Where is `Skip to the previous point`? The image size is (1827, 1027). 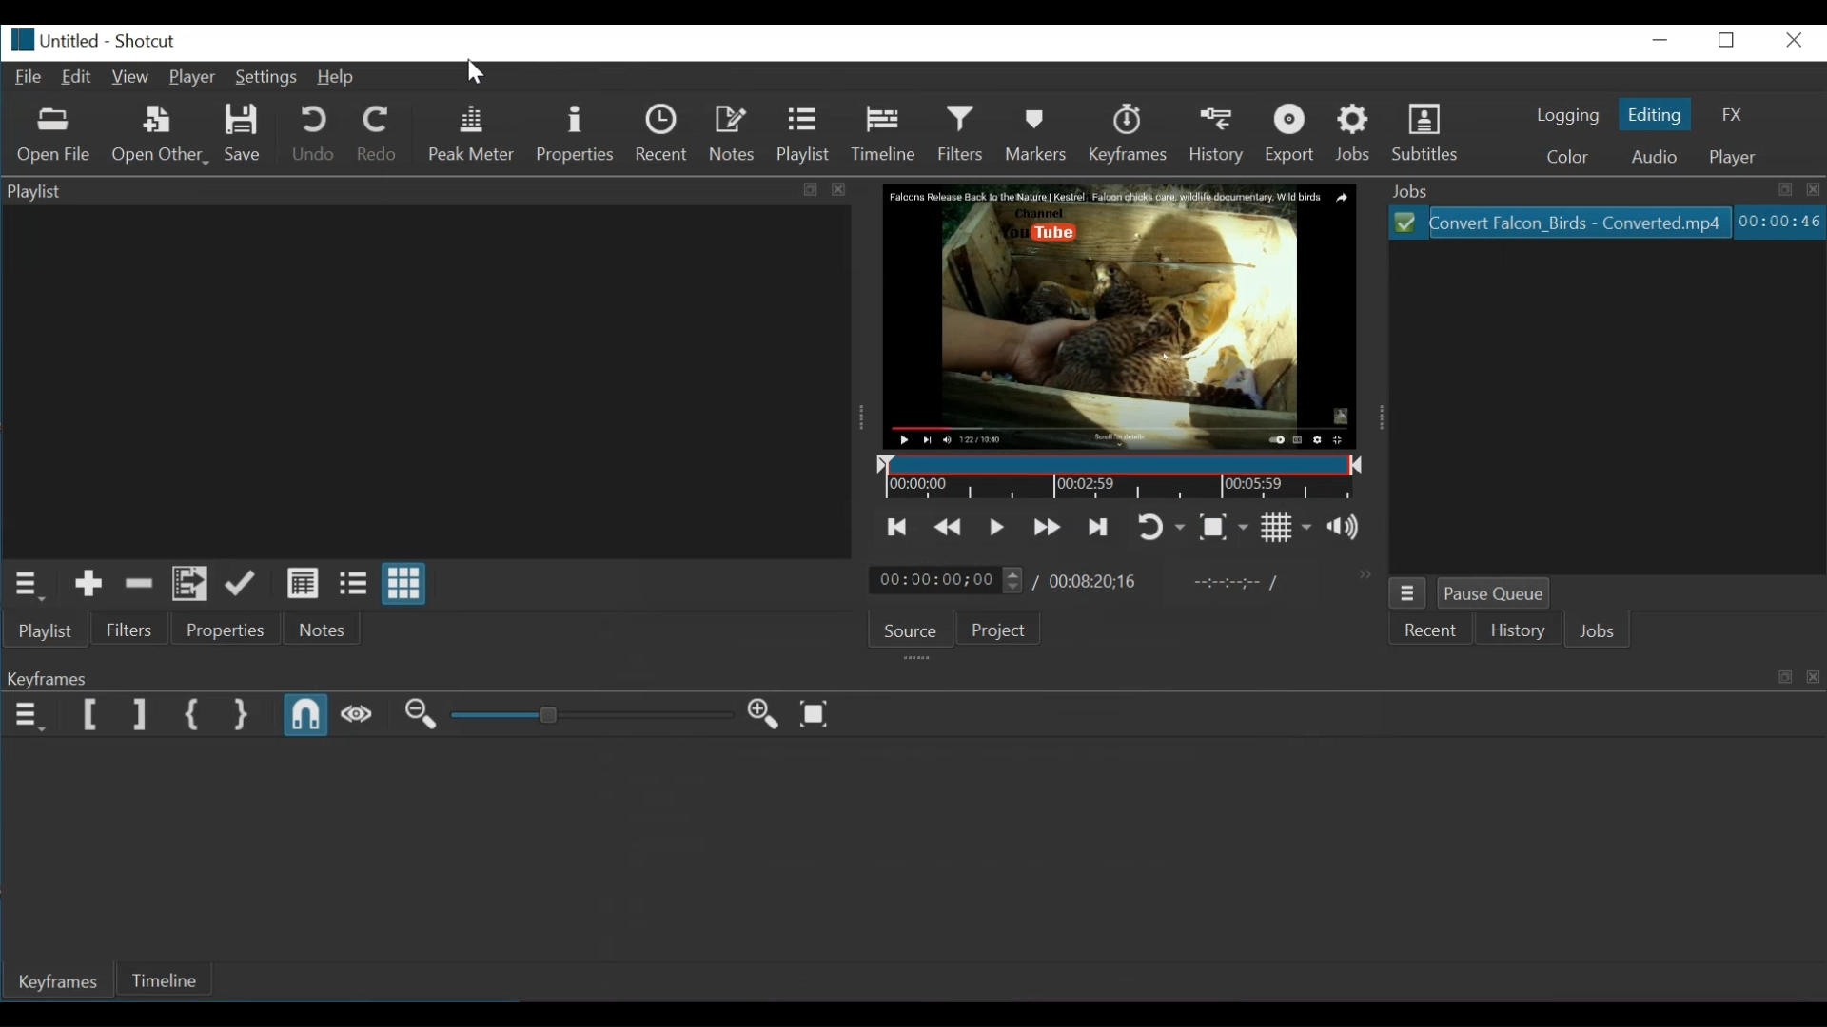 Skip to the previous point is located at coordinates (899, 529).